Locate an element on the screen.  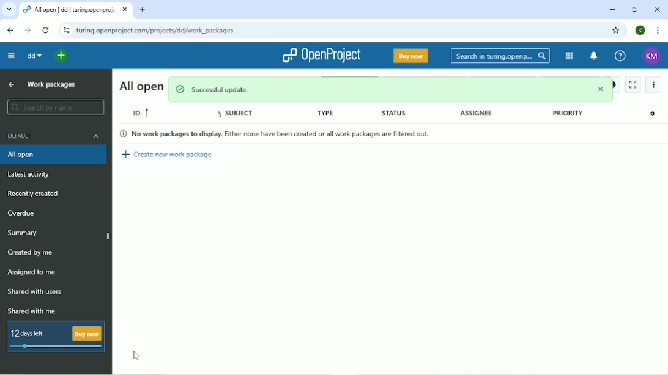
Up is located at coordinates (10, 84).